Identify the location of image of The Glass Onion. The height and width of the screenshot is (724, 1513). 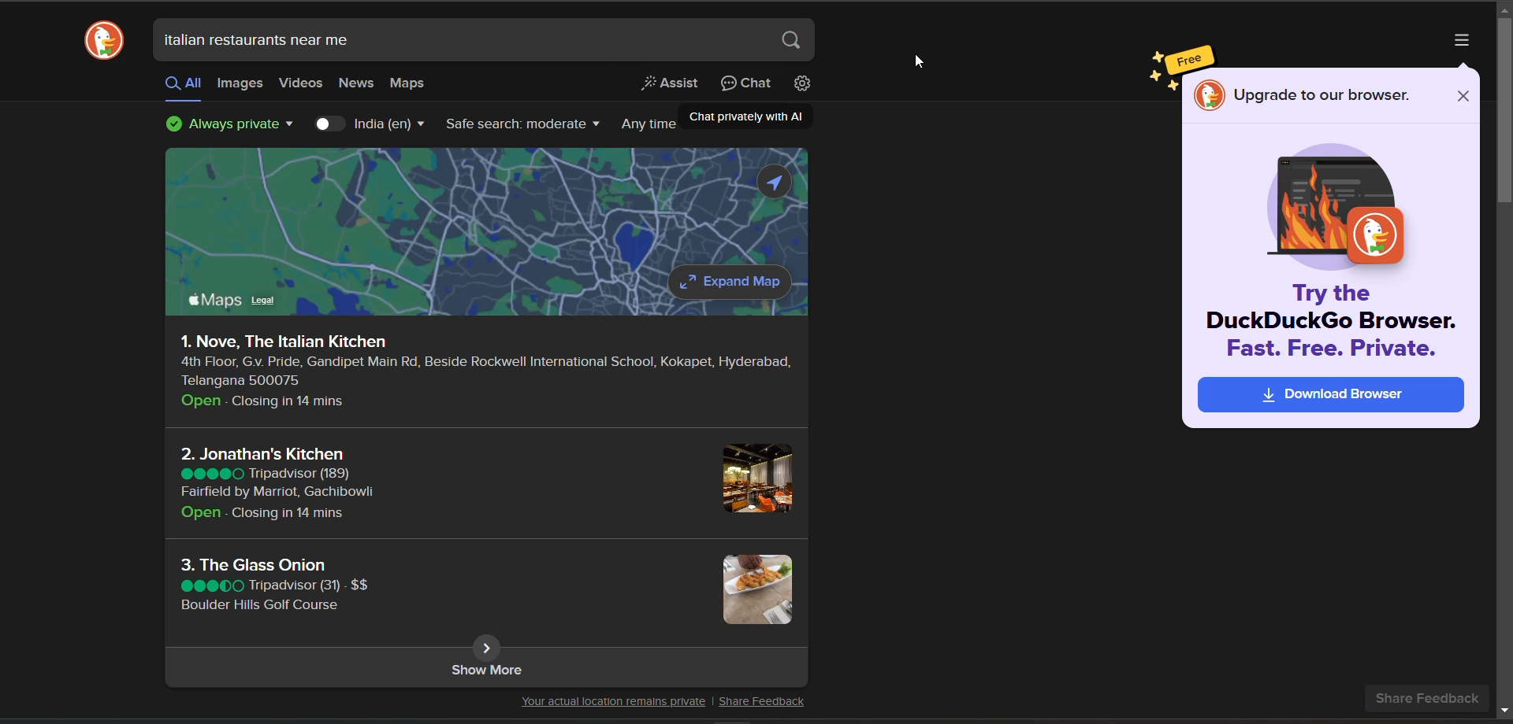
(758, 588).